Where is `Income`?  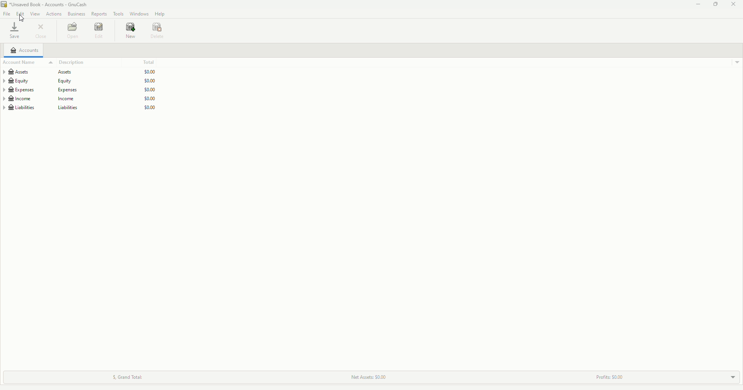 Income is located at coordinates (80, 99).